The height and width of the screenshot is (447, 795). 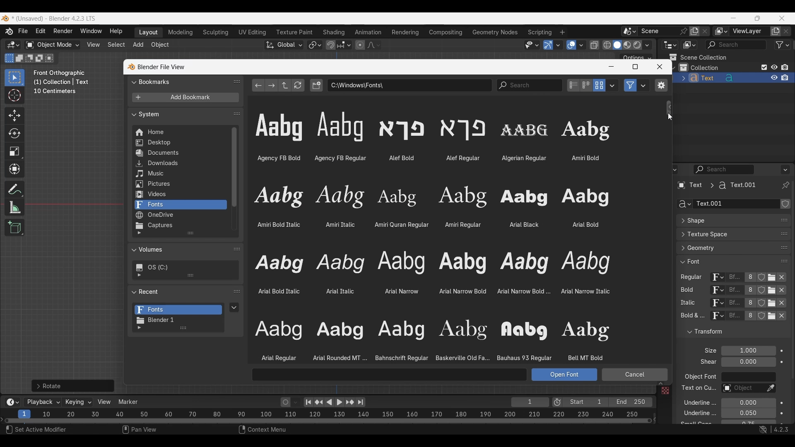 I want to click on Geometry nodes workspace, so click(x=495, y=32).